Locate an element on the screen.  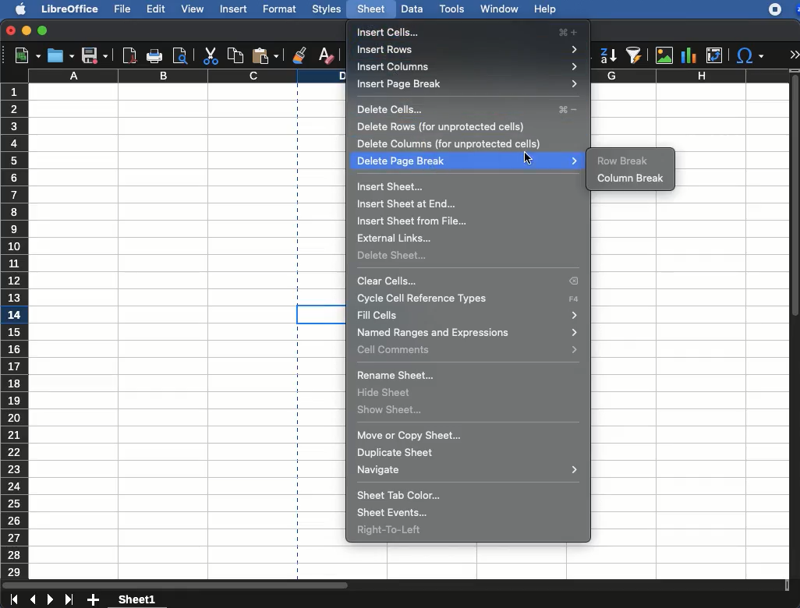
data is located at coordinates (410, 9).